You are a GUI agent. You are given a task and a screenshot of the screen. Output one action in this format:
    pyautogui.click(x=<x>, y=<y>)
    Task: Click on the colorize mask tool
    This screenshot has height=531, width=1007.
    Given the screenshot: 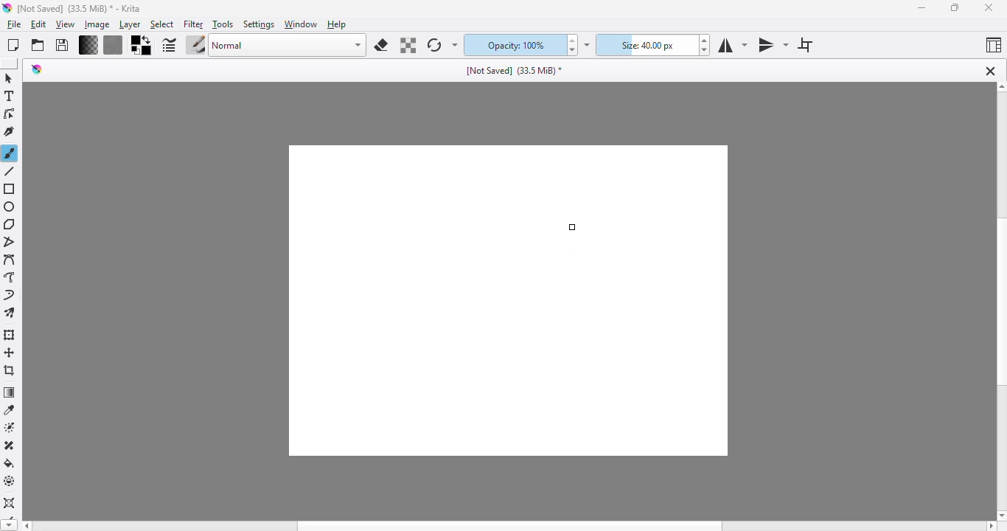 What is the action you would take?
    pyautogui.click(x=11, y=428)
    